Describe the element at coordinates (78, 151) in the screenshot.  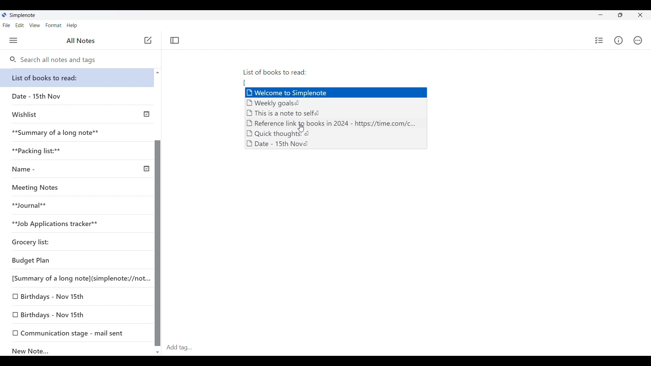
I see `**Packing list:**` at that location.